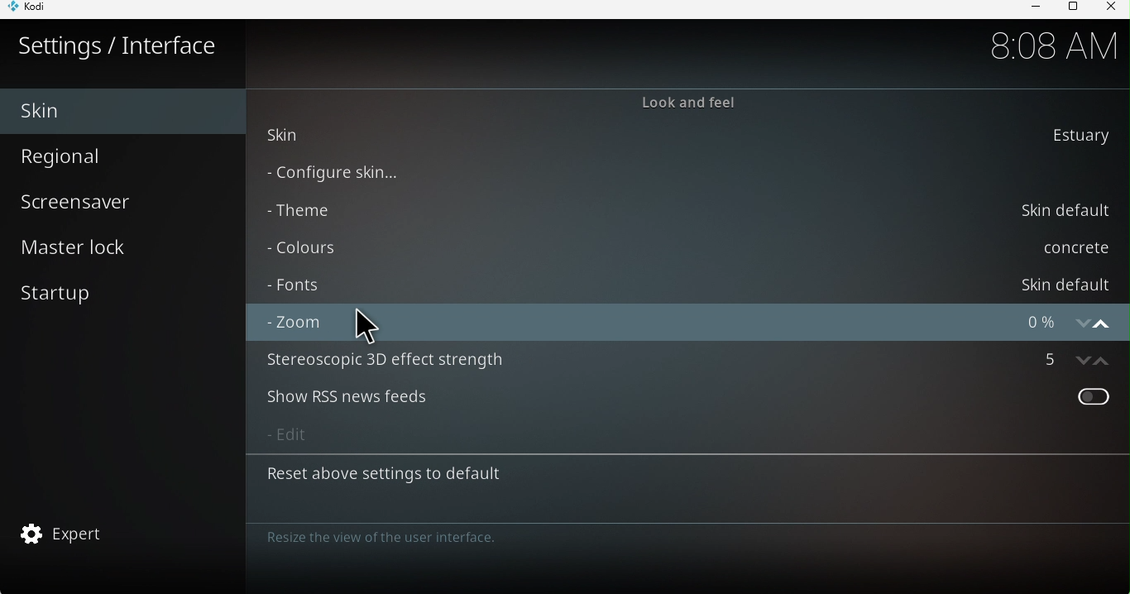  What do you see at coordinates (686, 133) in the screenshot?
I see `skin` at bounding box center [686, 133].